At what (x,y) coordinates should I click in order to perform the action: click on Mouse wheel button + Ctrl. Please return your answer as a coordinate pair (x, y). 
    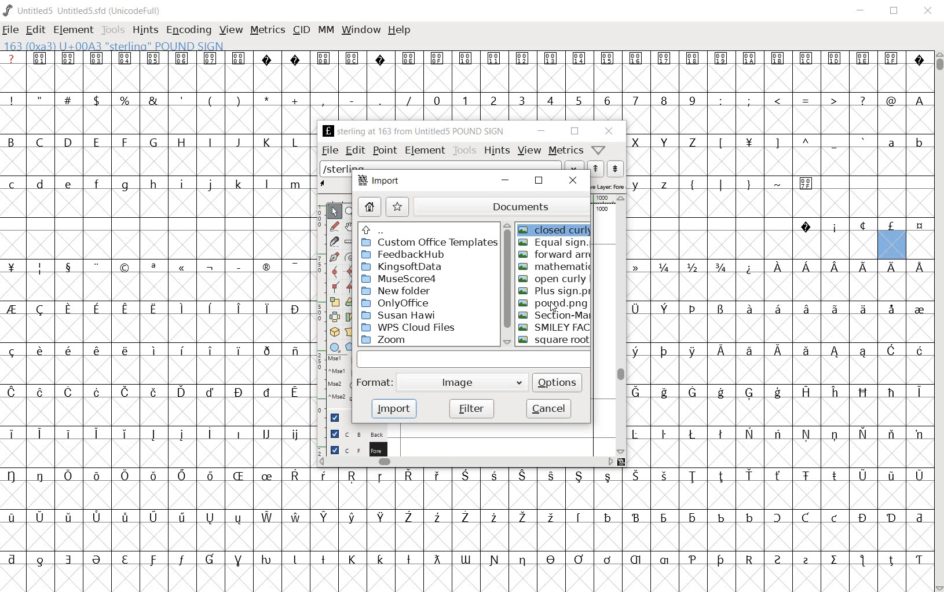
    Looking at the image, I should click on (339, 397).